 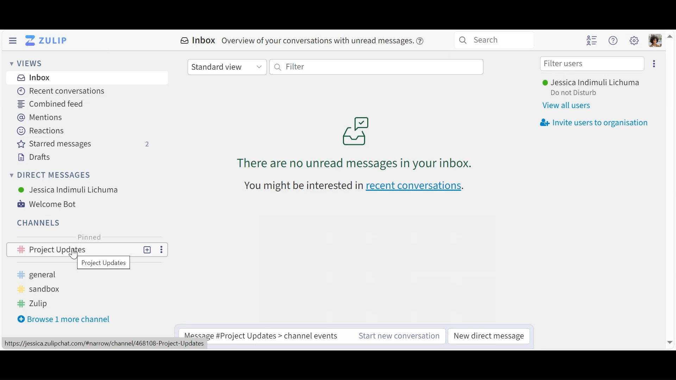 What do you see at coordinates (12, 41) in the screenshot?
I see `Hide Left Sidebar` at bounding box center [12, 41].